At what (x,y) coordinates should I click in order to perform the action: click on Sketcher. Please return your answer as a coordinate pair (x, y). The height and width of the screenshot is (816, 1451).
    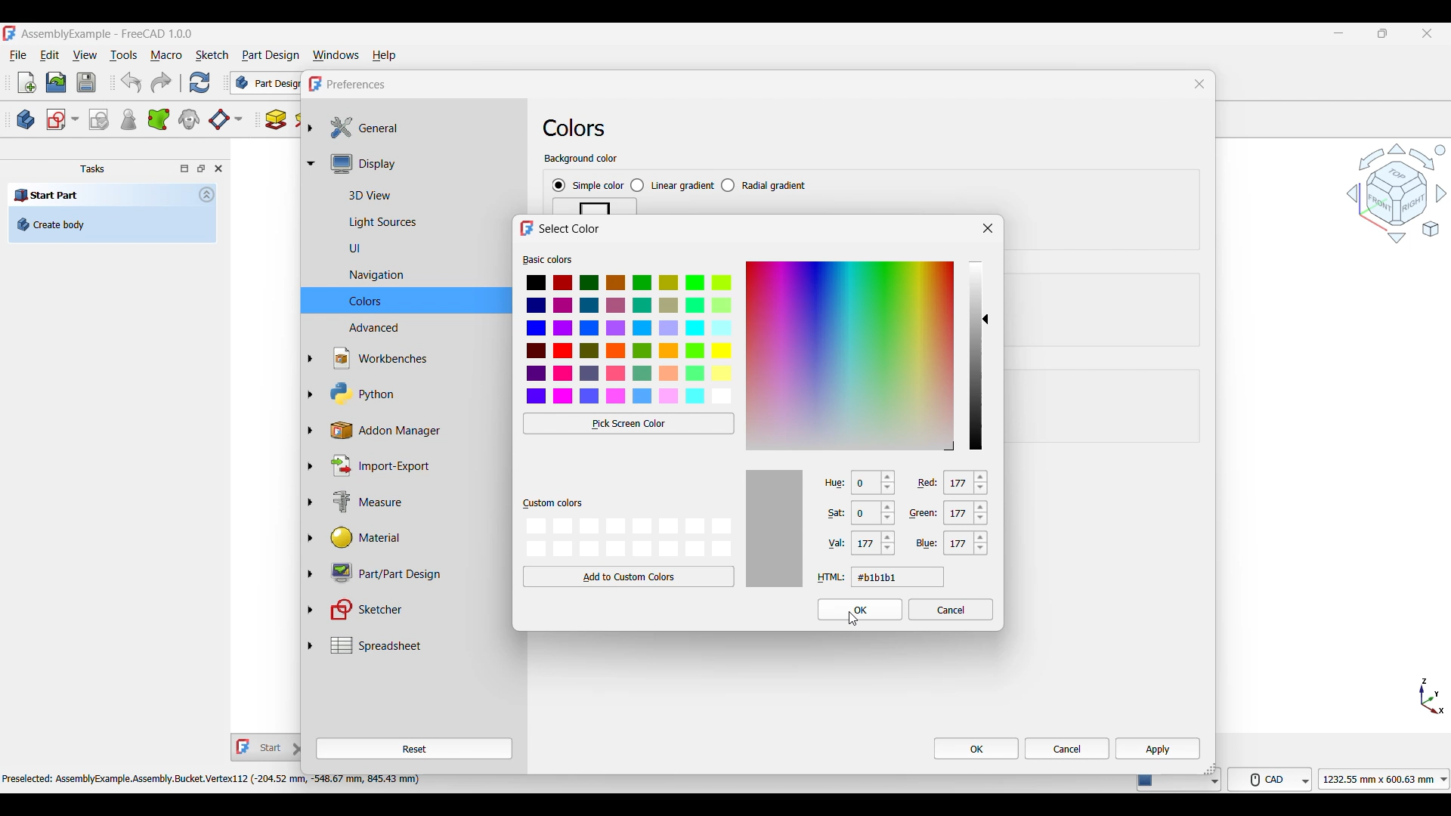
    Looking at the image, I should click on (413, 610).